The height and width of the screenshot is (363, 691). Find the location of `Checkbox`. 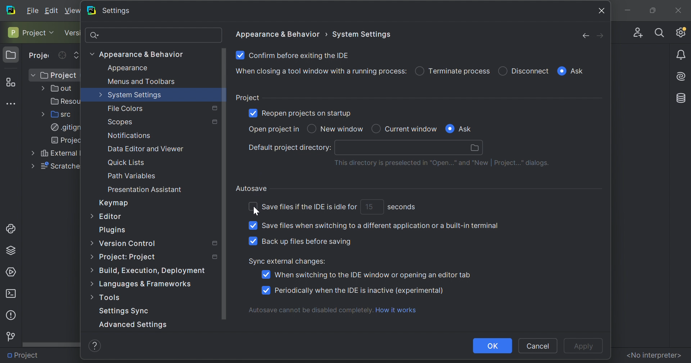

Checkbox is located at coordinates (419, 72).